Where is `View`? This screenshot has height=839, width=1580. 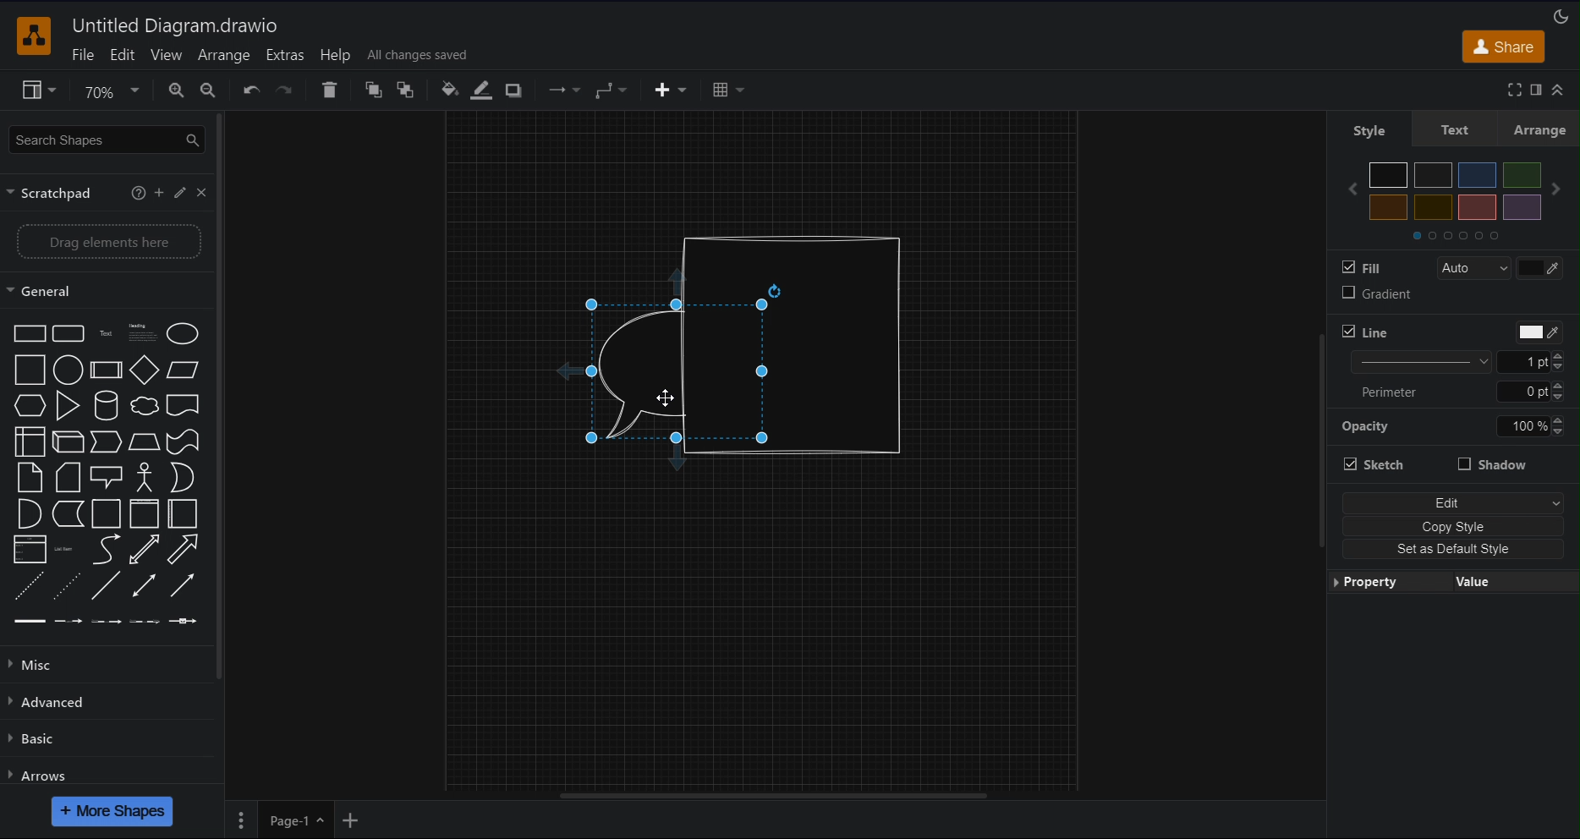 View is located at coordinates (39, 90).